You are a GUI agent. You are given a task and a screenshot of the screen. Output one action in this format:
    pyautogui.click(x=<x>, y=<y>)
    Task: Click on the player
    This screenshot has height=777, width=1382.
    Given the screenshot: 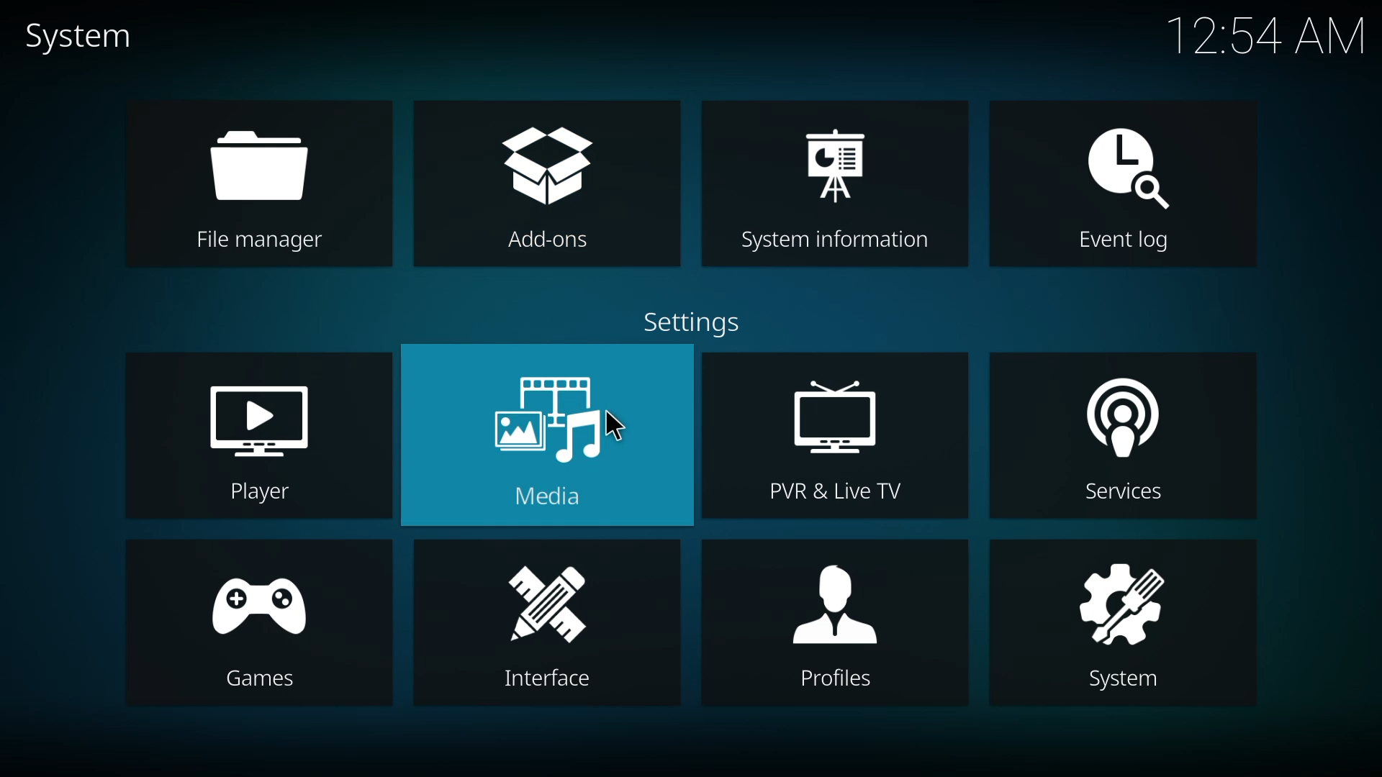 What is the action you would take?
    pyautogui.click(x=258, y=440)
    